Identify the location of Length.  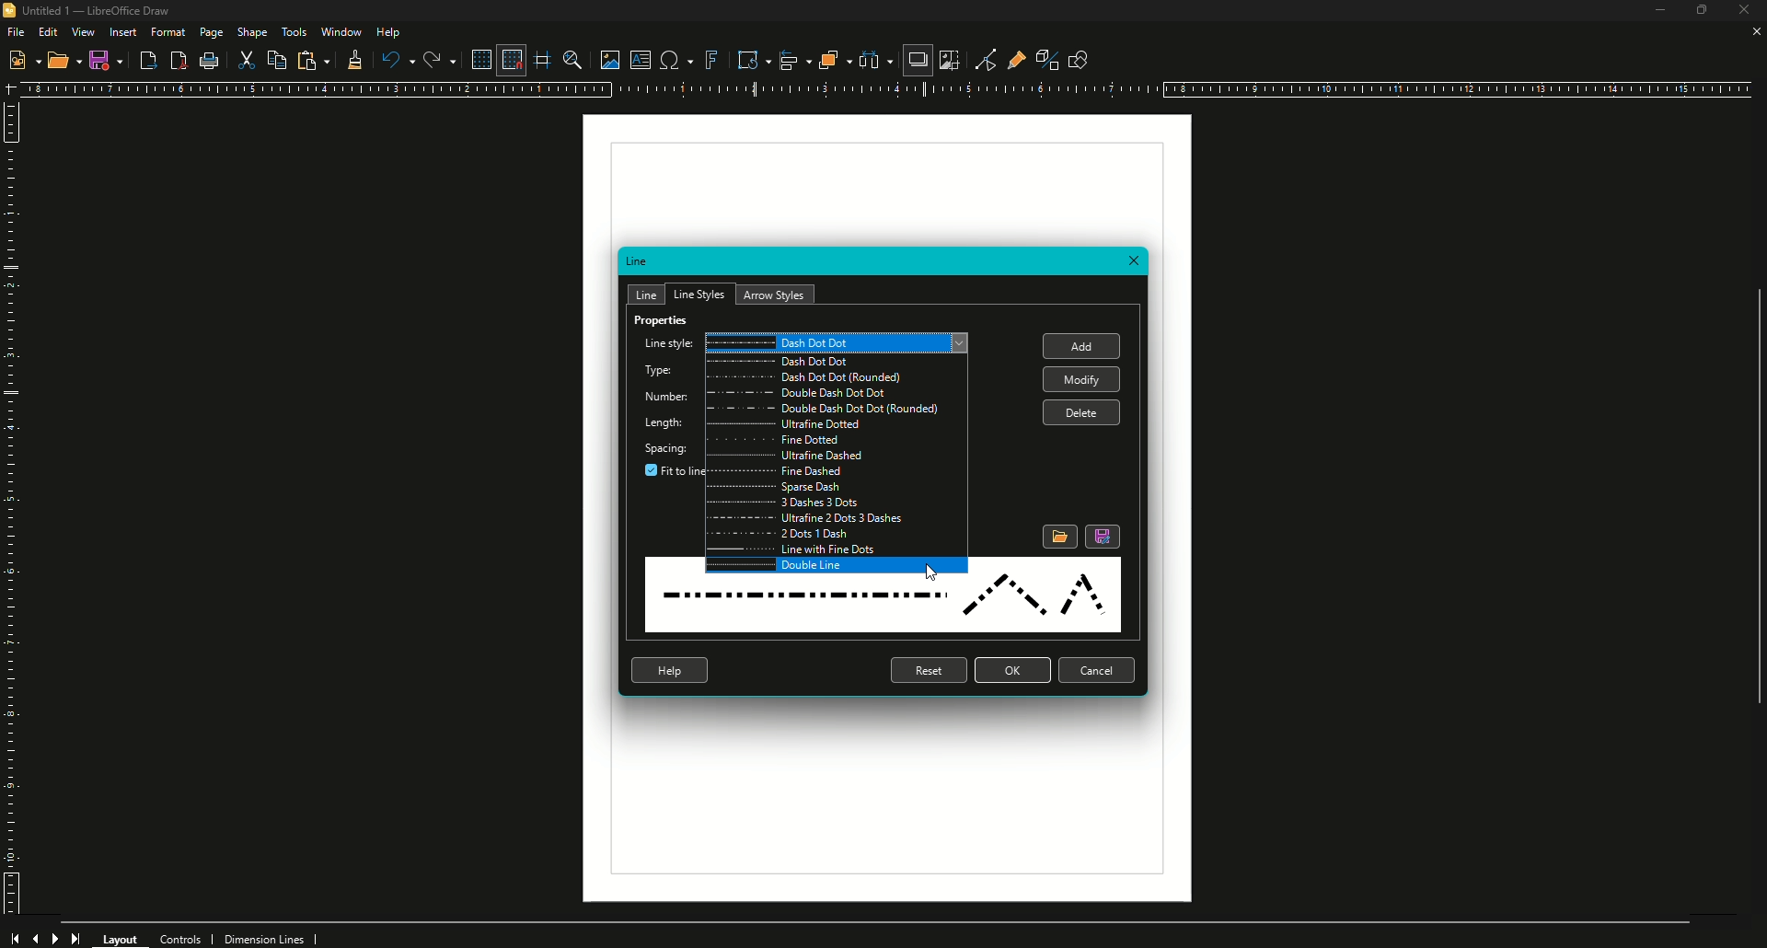
(669, 424).